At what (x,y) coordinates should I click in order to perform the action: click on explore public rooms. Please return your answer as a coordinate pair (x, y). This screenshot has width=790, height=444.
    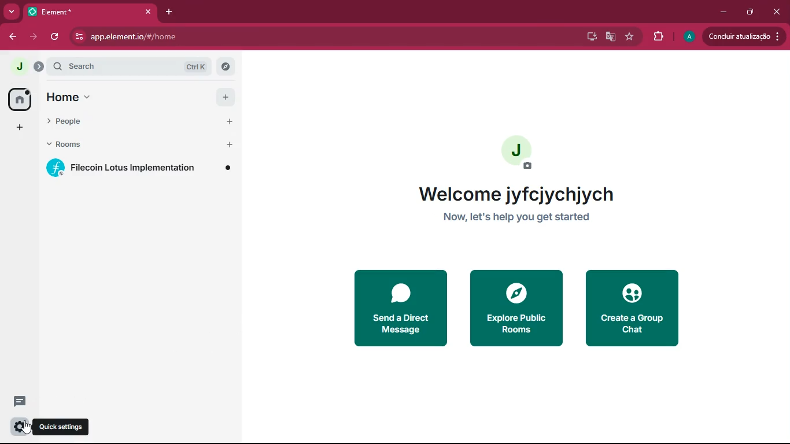
    Looking at the image, I should click on (516, 308).